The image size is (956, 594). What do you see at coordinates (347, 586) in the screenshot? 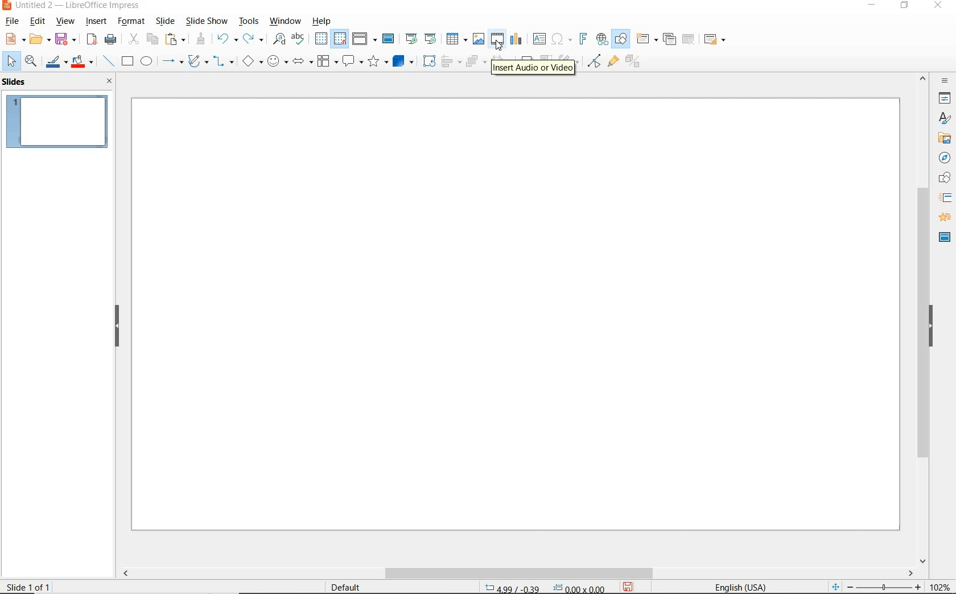
I see `DEFAULT` at bounding box center [347, 586].